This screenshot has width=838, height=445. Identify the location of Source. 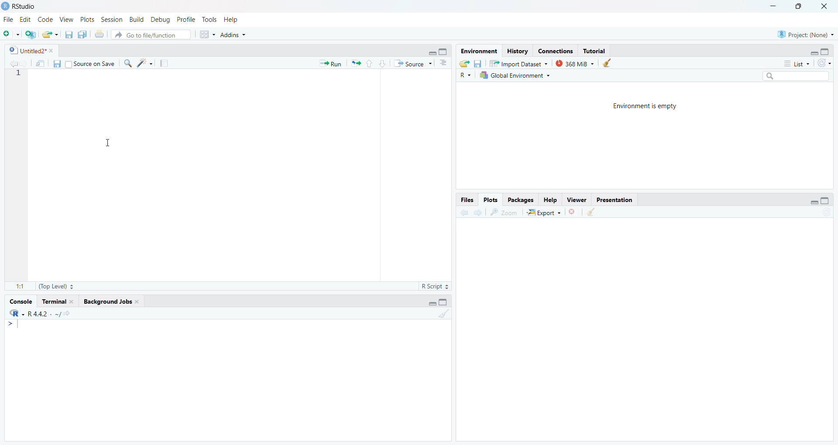
(410, 64).